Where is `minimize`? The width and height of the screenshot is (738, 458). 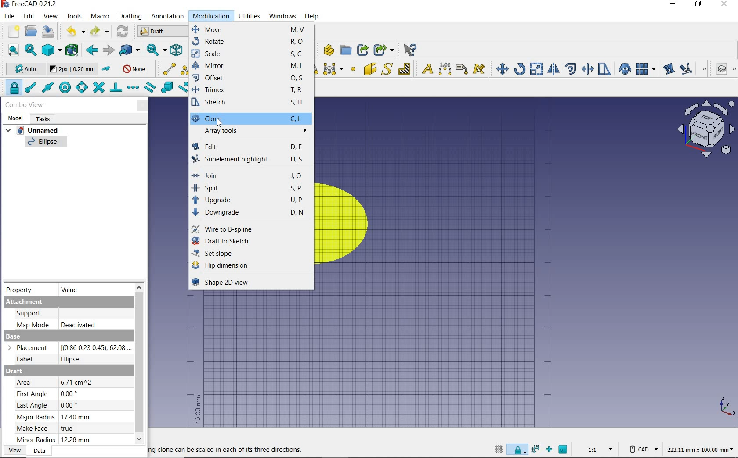
minimize is located at coordinates (673, 5).